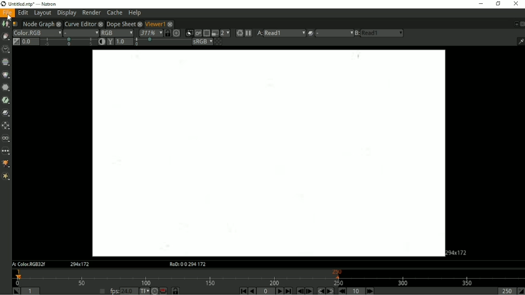 This screenshot has width=525, height=295. What do you see at coordinates (309, 291) in the screenshot?
I see `Next frame` at bounding box center [309, 291].